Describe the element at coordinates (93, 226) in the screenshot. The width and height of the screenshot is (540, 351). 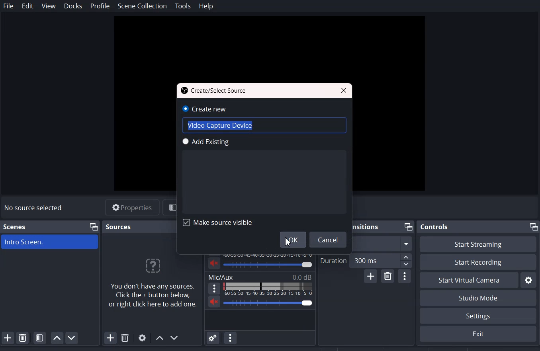
I see `Maximize` at that location.